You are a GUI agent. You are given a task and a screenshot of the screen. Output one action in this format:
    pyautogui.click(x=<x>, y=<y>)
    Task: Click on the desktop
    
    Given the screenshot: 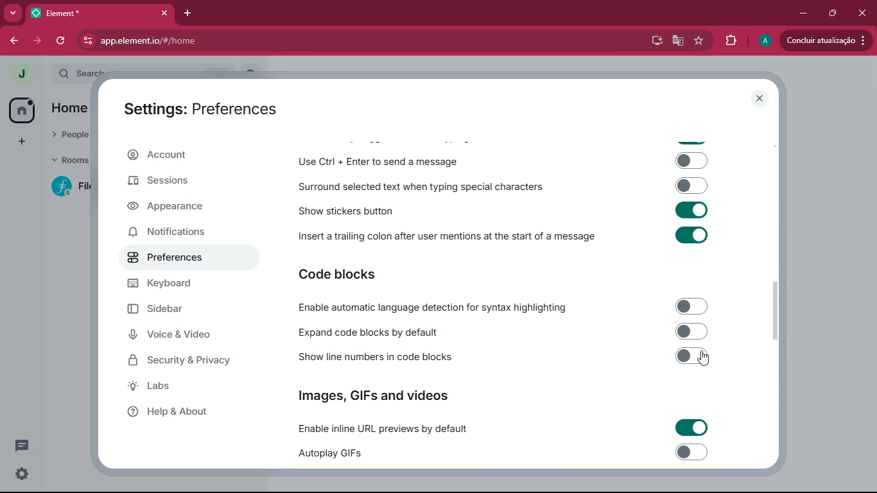 What is the action you would take?
    pyautogui.click(x=653, y=41)
    